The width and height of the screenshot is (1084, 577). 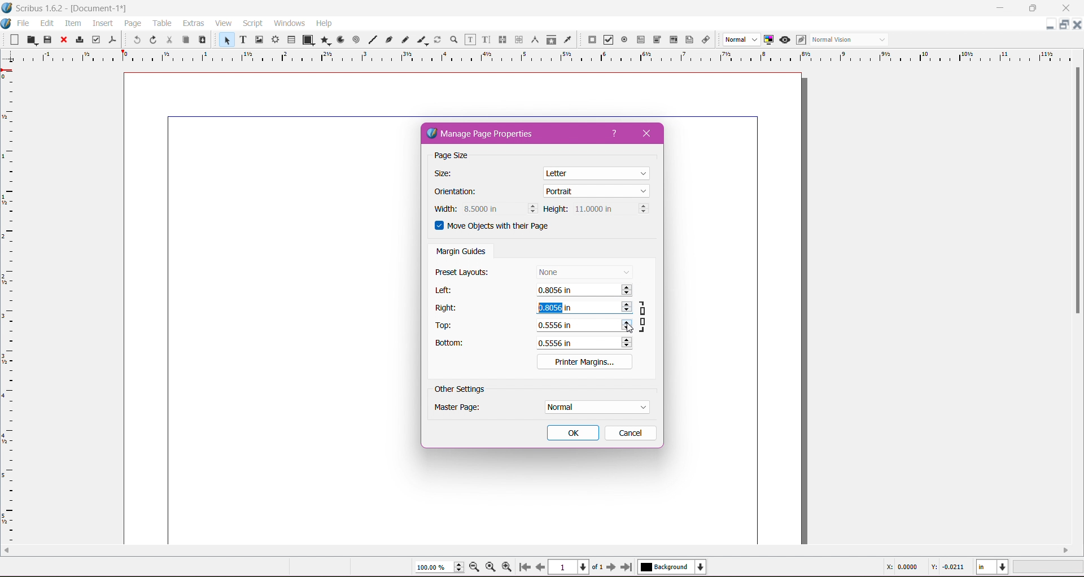 I want to click on Page, so click(x=131, y=23).